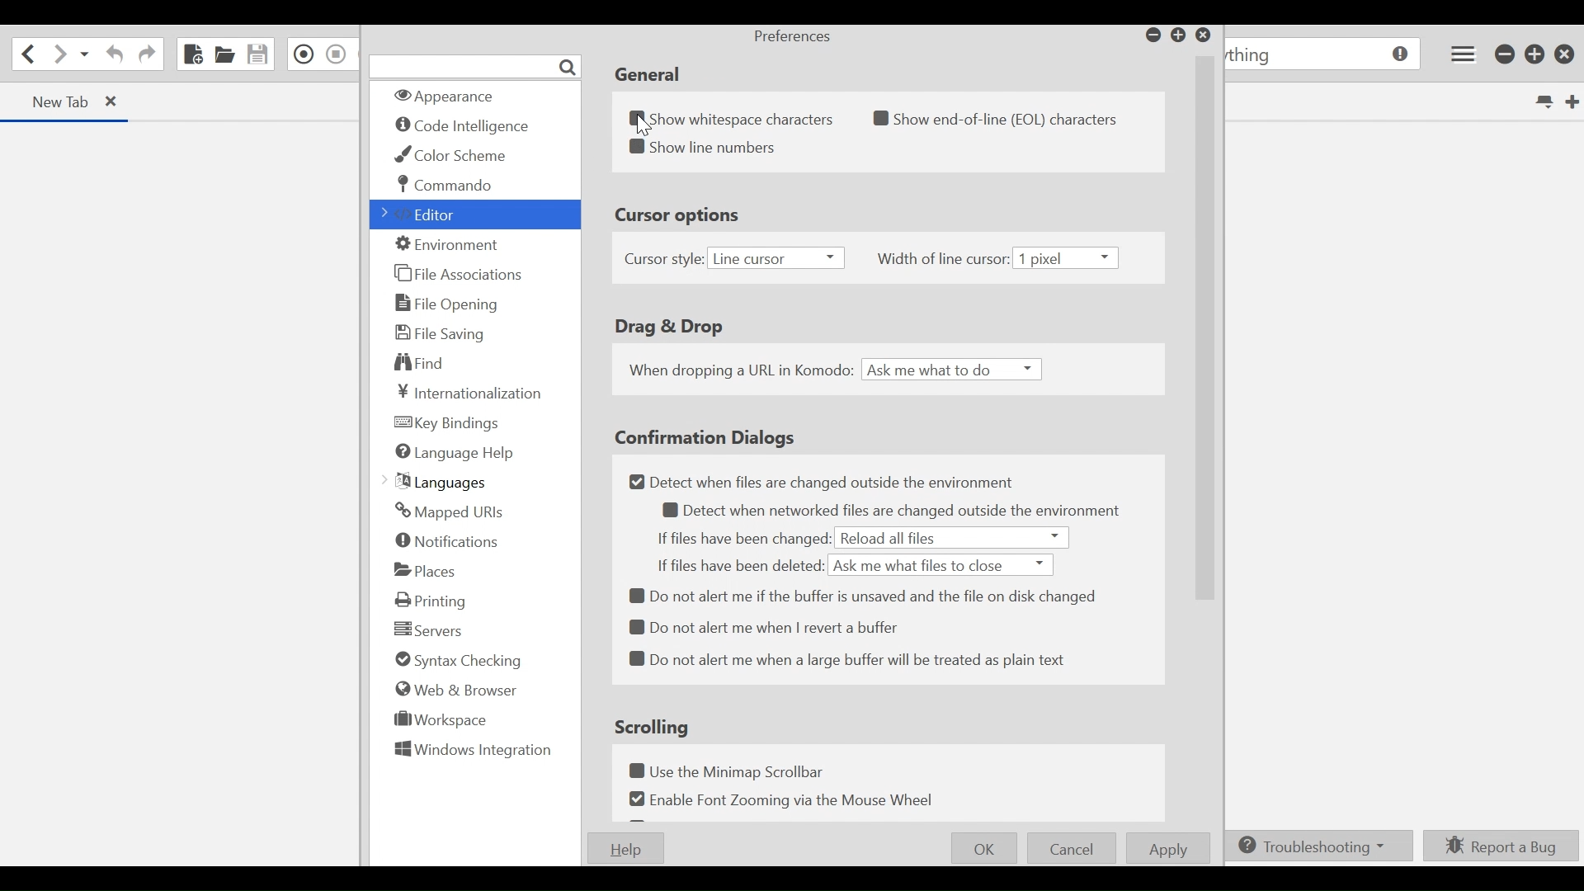 The image size is (1584, 891). Describe the element at coordinates (649, 127) in the screenshot. I see `Cursor` at that location.